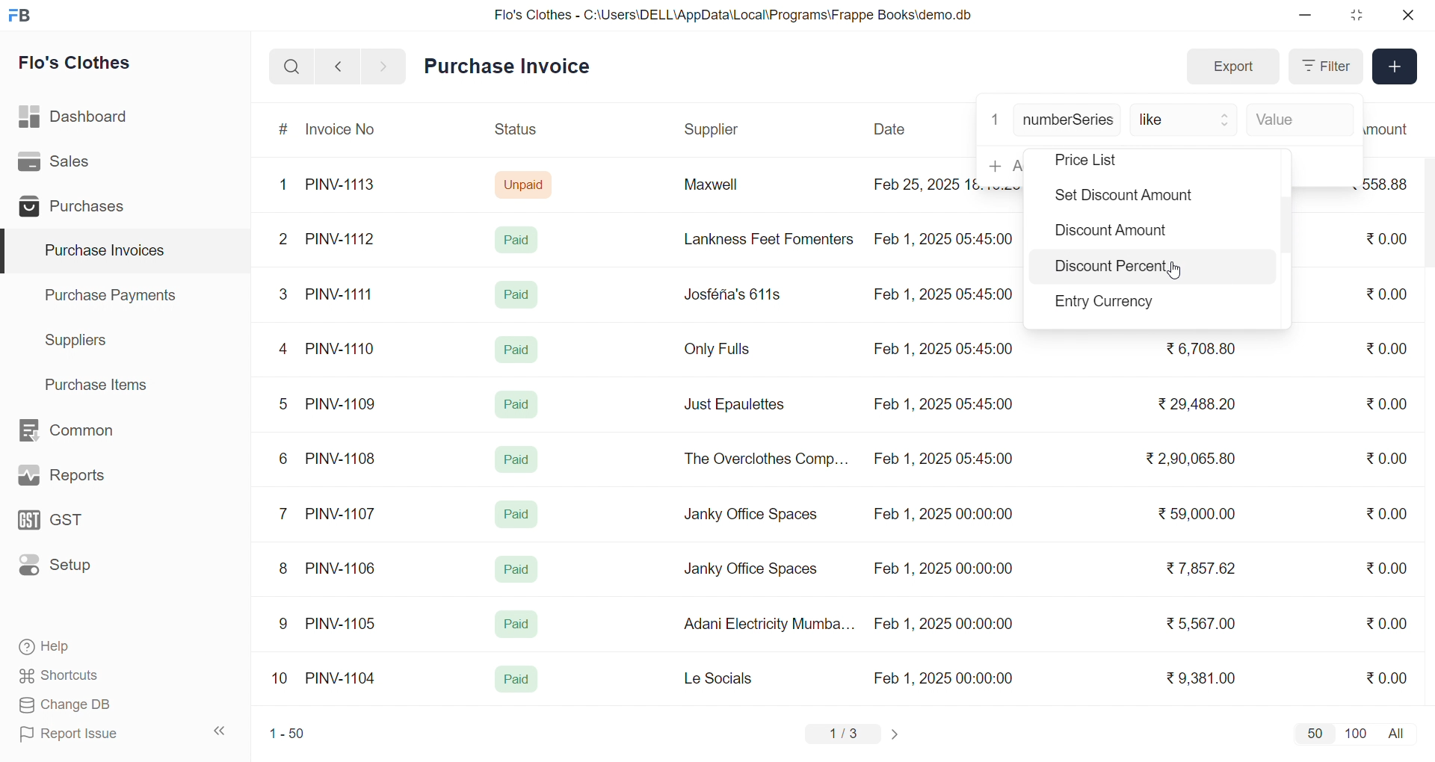  What do you see at coordinates (1306, 16) in the screenshot?
I see `minimize` at bounding box center [1306, 16].